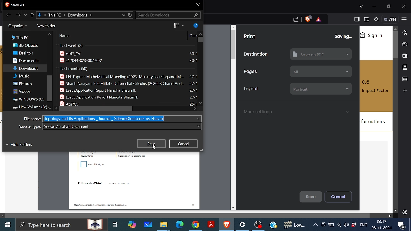 The height and width of the screenshot is (231, 411). What do you see at coordinates (320, 20) in the screenshot?
I see `brave rewards` at bounding box center [320, 20].